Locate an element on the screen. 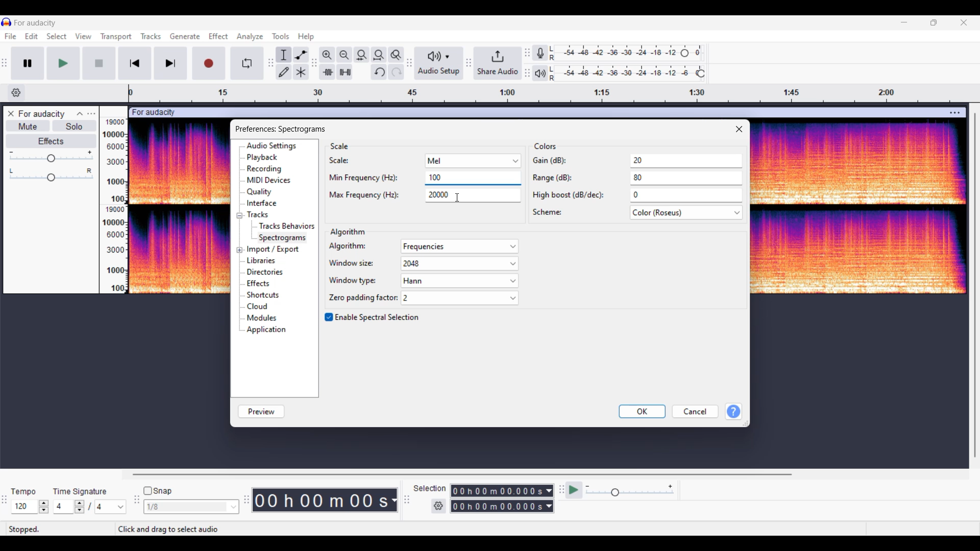 The image size is (980, 551). Window and setting title  is located at coordinates (280, 128).